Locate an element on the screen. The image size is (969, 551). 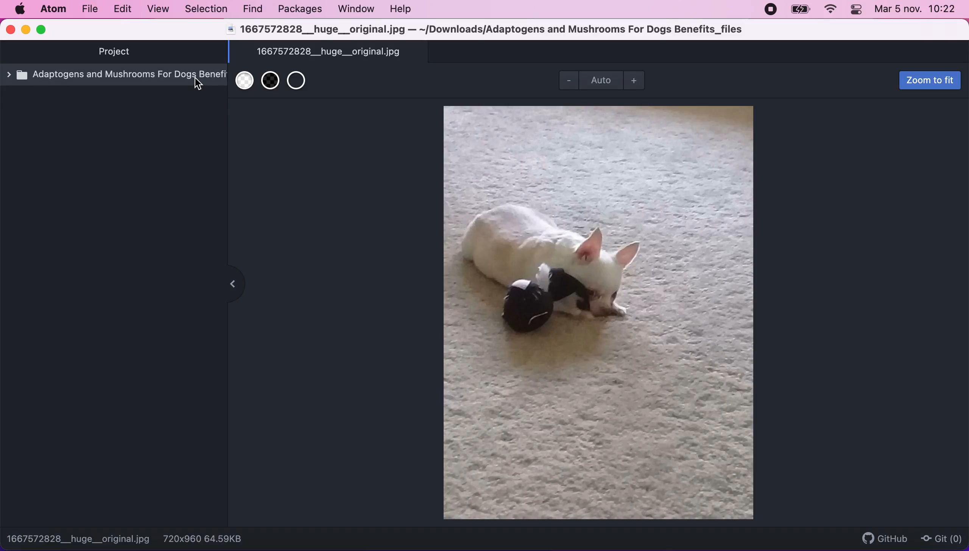
1667572828__huge__original.jpg is located at coordinates (79, 538).